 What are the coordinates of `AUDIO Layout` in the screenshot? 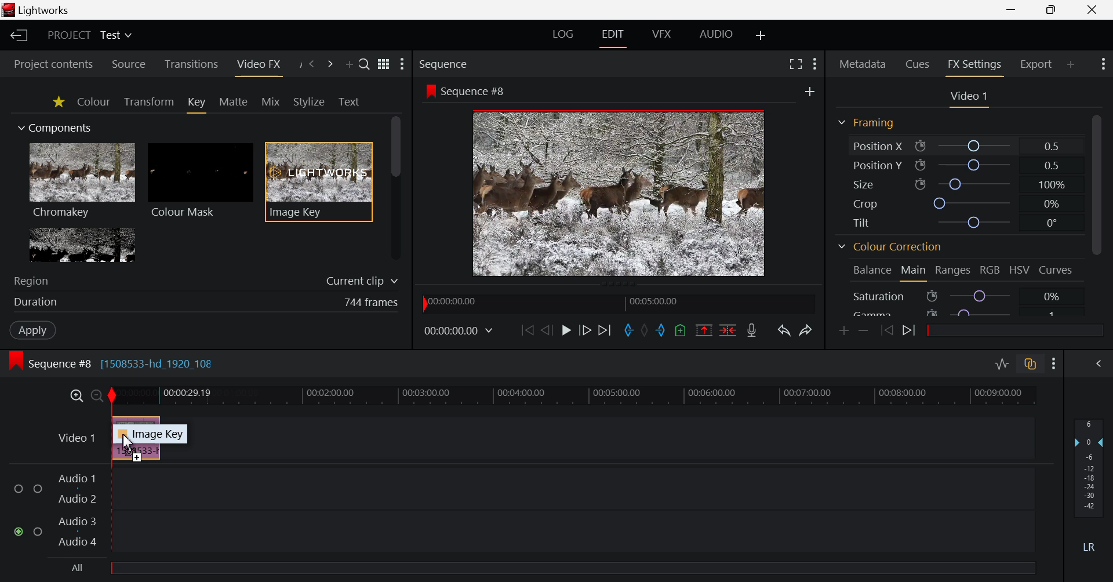 It's located at (716, 33).